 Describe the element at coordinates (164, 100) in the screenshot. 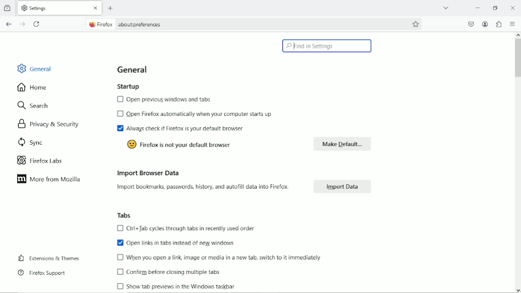

I see `Open previous windows and tabs` at that location.